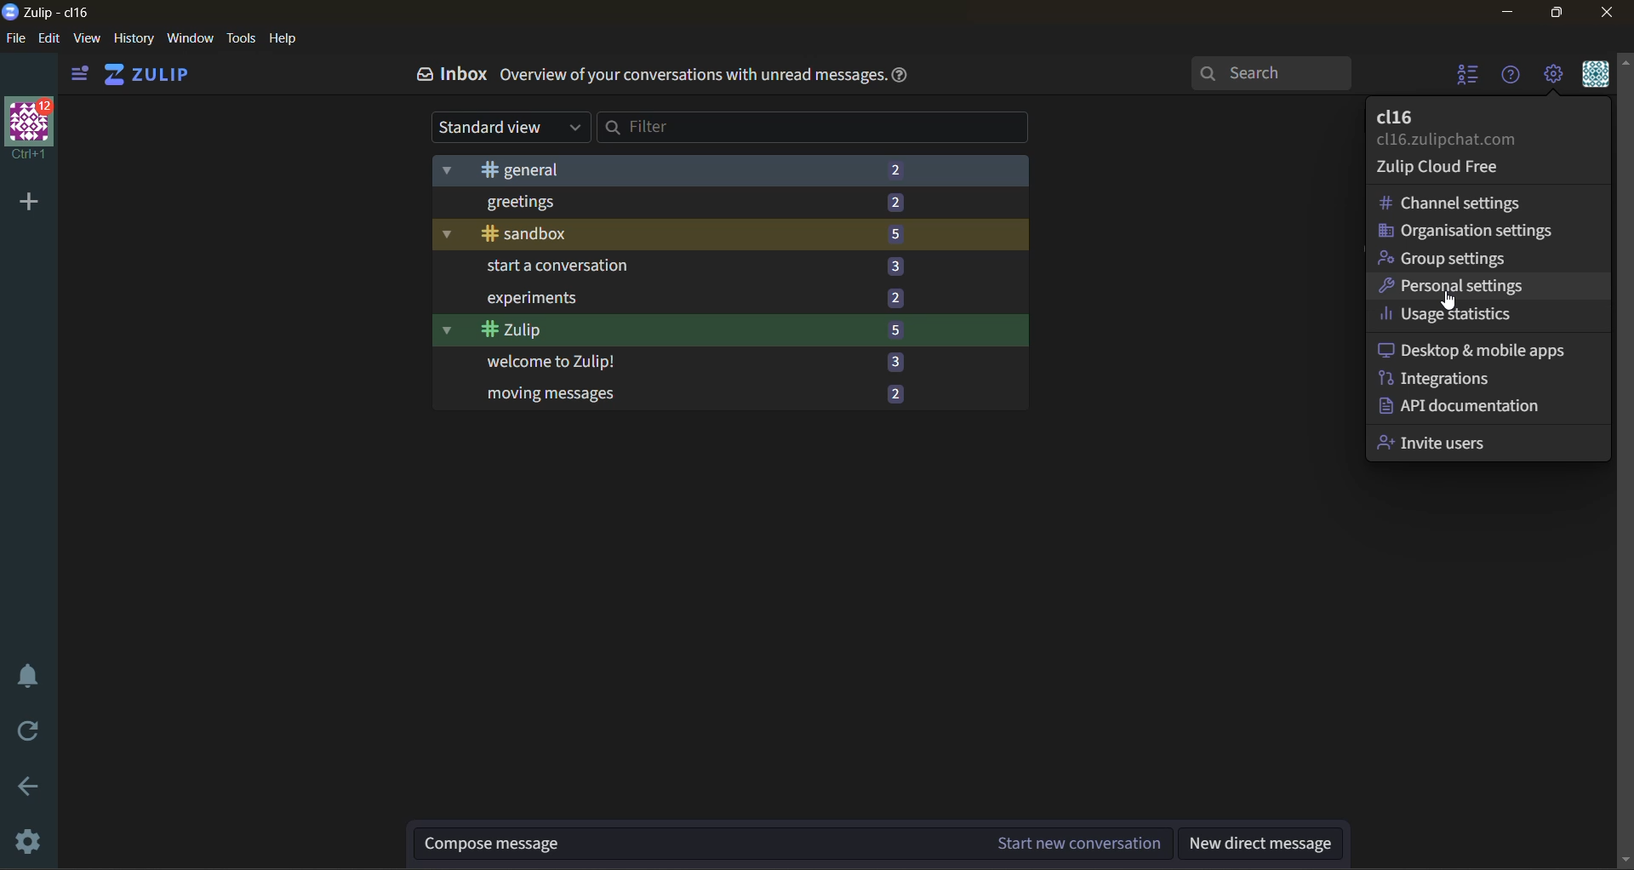  I want to click on reload, so click(22, 733).